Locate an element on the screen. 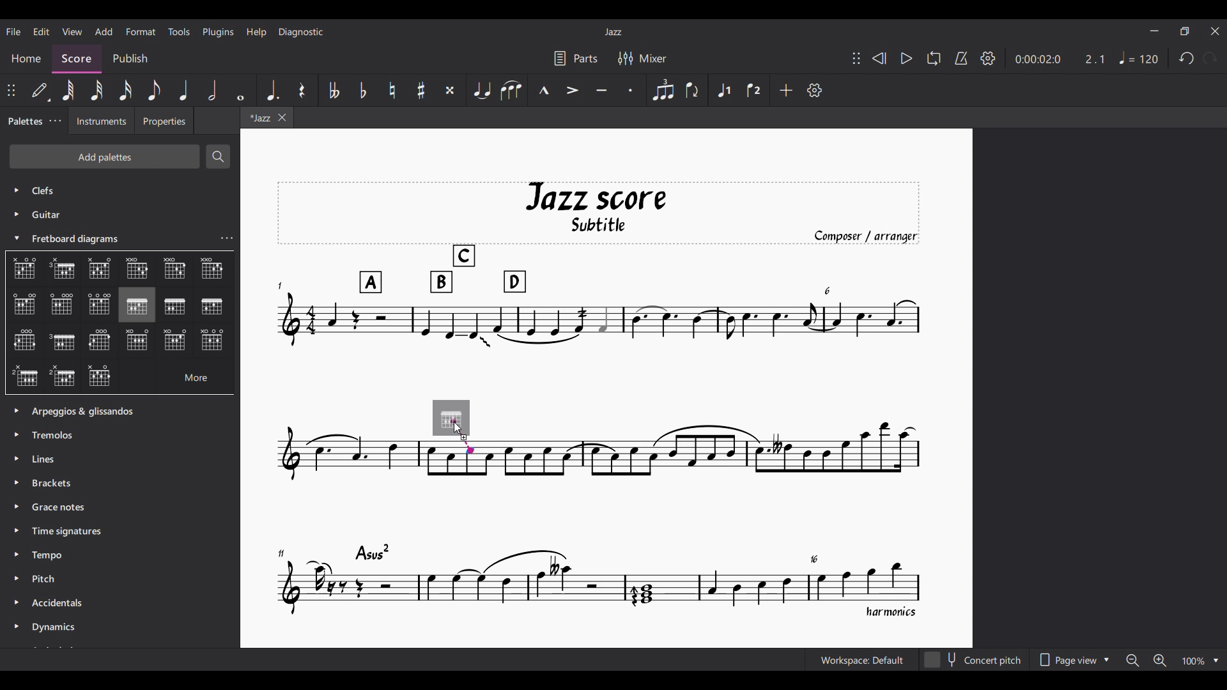 This screenshot has width=1227, height=690. Chart 18 is located at coordinates (63, 377).